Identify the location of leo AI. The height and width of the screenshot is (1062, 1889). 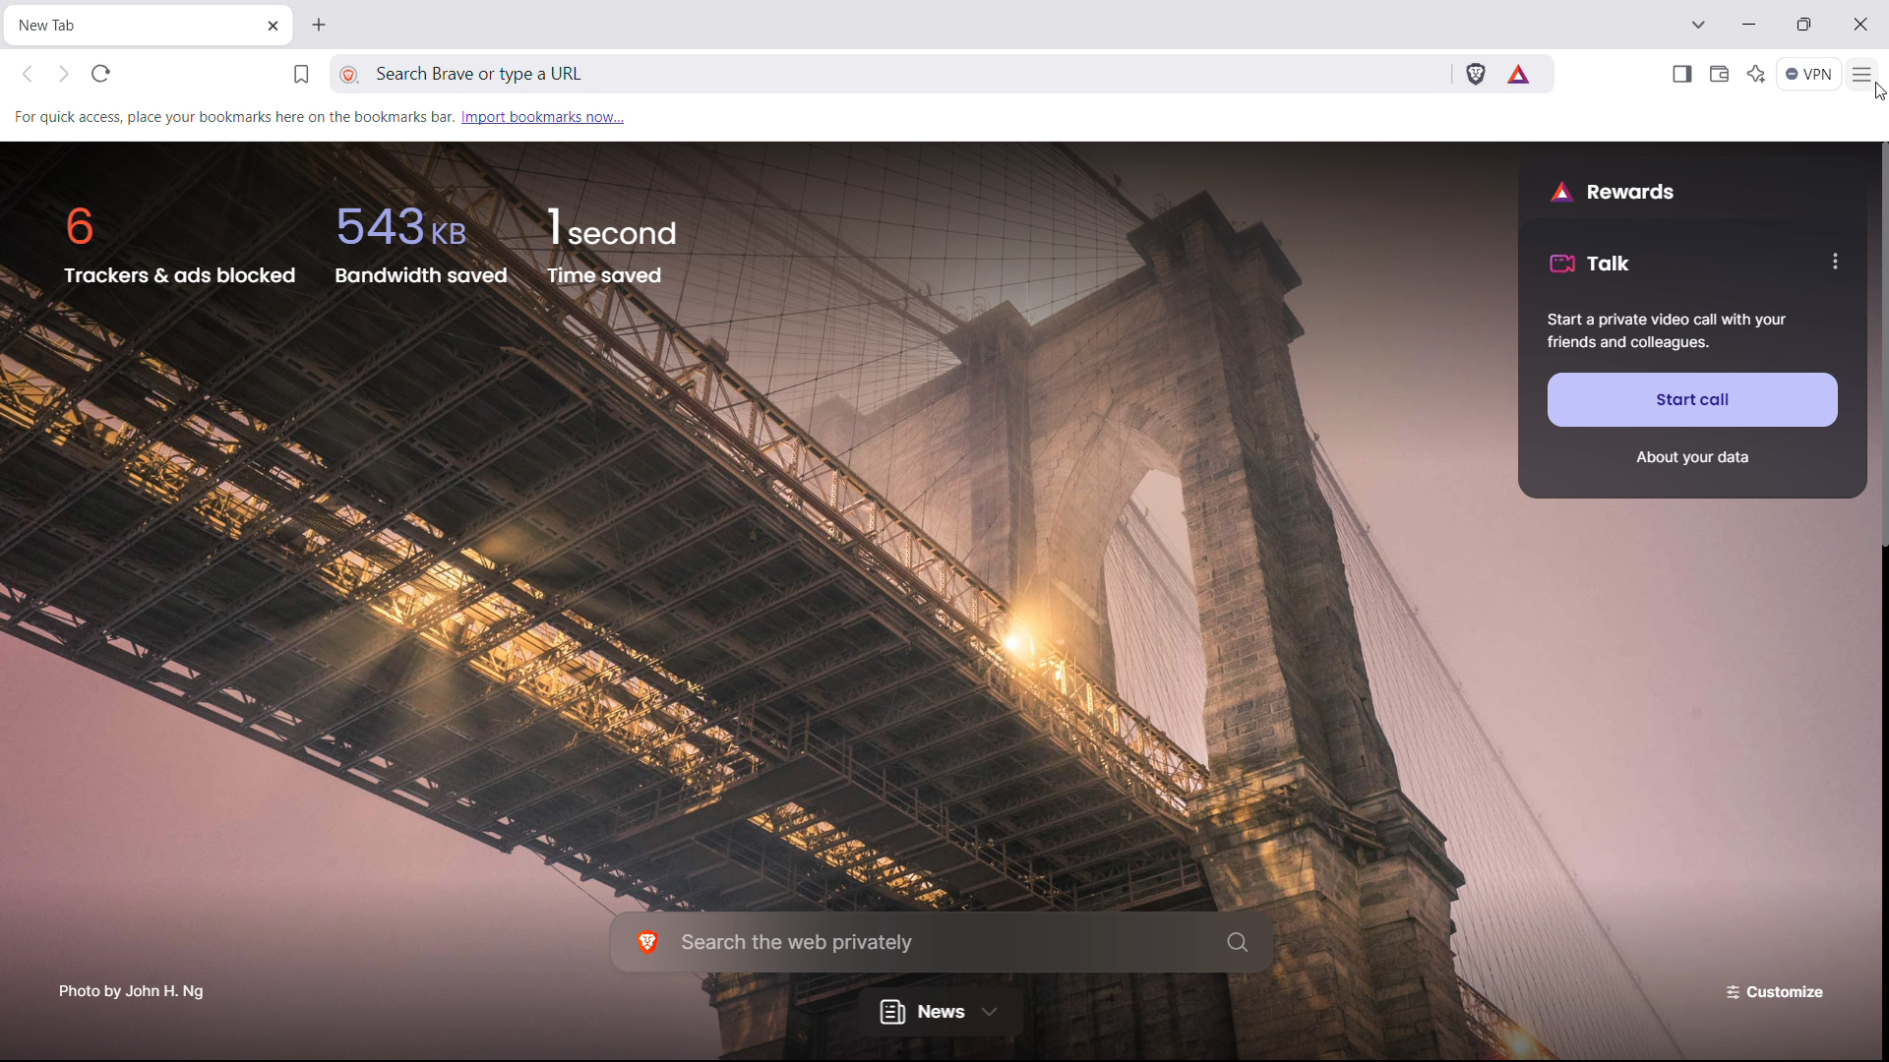
(1756, 74).